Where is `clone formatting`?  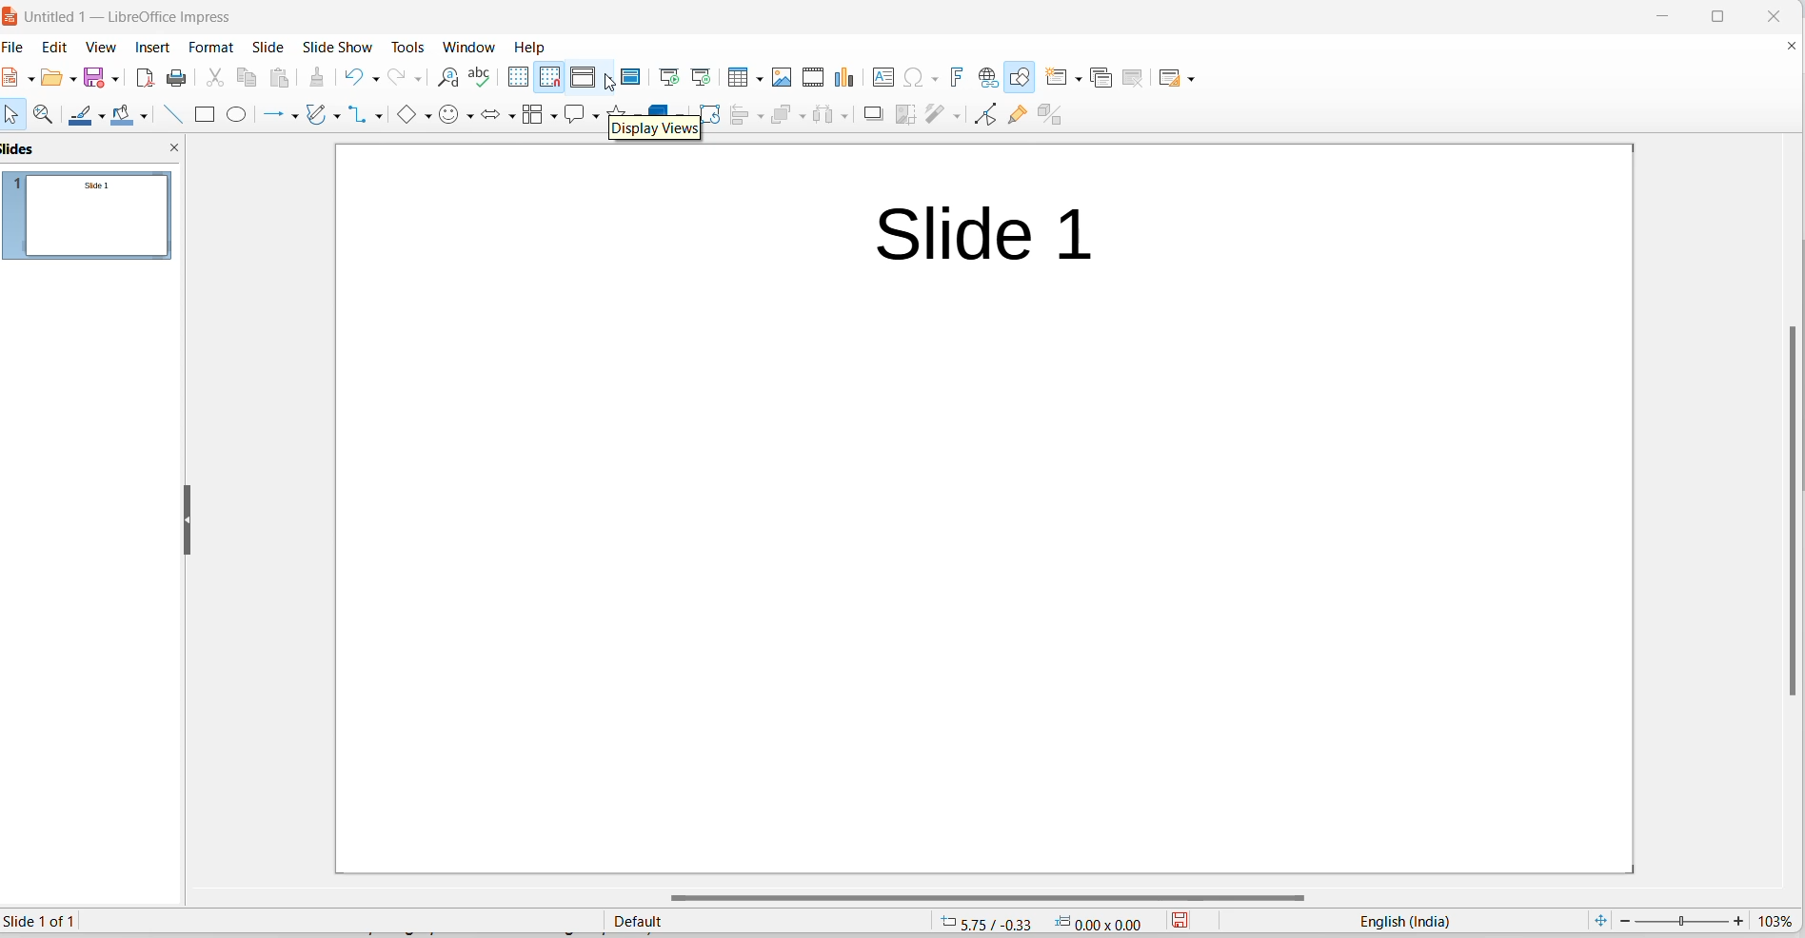
clone formatting is located at coordinates (319, 77).